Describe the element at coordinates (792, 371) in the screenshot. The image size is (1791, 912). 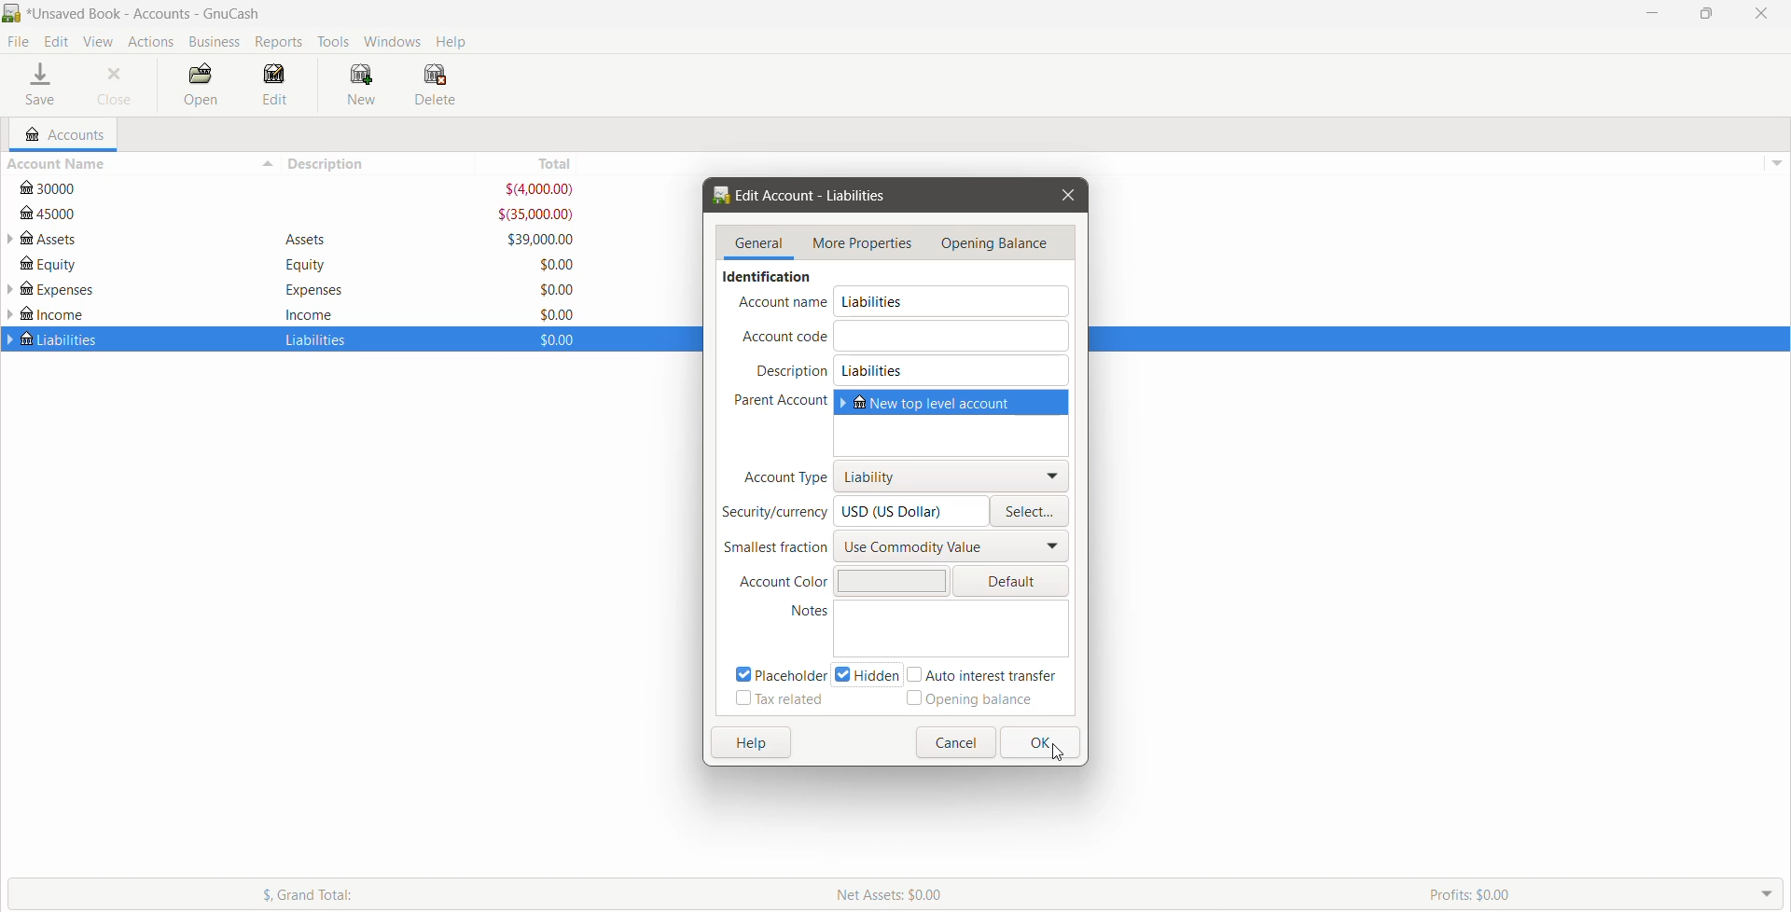
I see `Description` at that location.